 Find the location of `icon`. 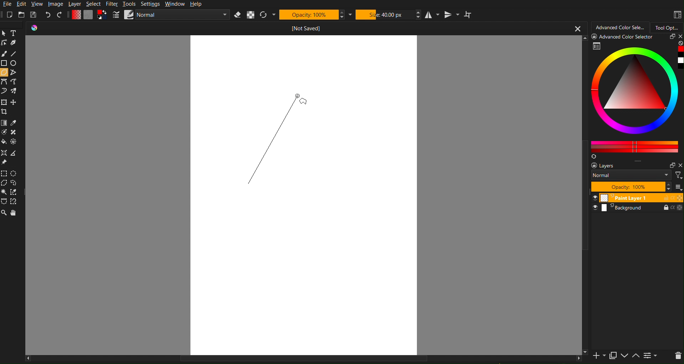

icon is located at coordinates (37, 28).